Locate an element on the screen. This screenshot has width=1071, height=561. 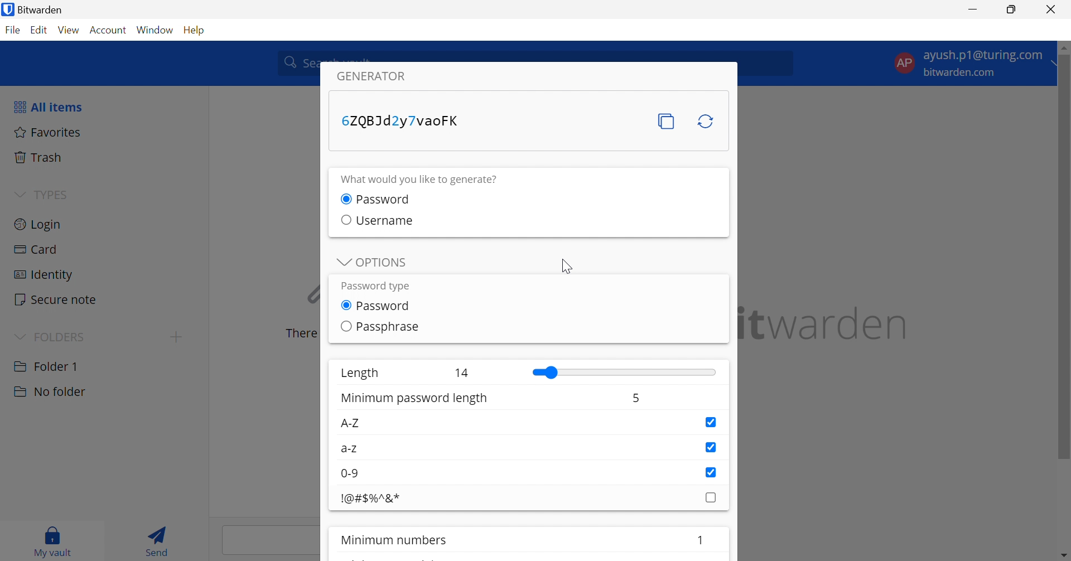
Password is located at coordinates (387, 307).